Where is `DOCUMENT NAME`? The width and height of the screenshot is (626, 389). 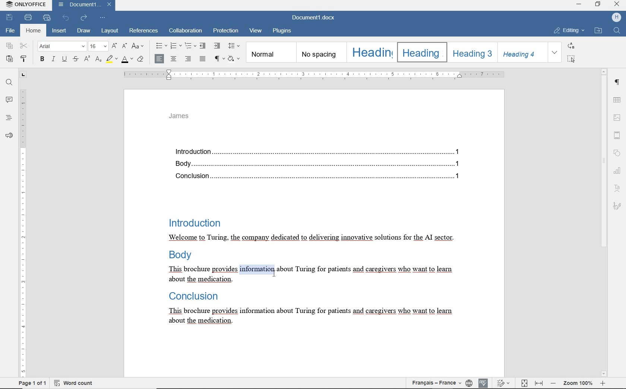
DOCUMENT NAME is located at coordinates (84, 5).